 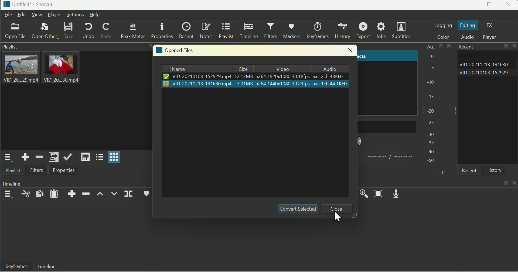 What do you see at coordinates (115, 158) in the screenshot?
I see `View as icon` at bounding box center [115, 158].